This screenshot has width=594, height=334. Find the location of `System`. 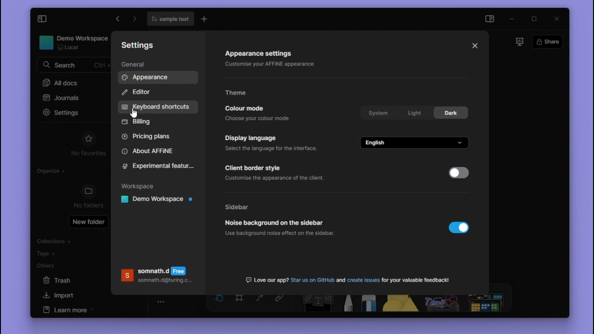

System is located at coordinates (378, 113).